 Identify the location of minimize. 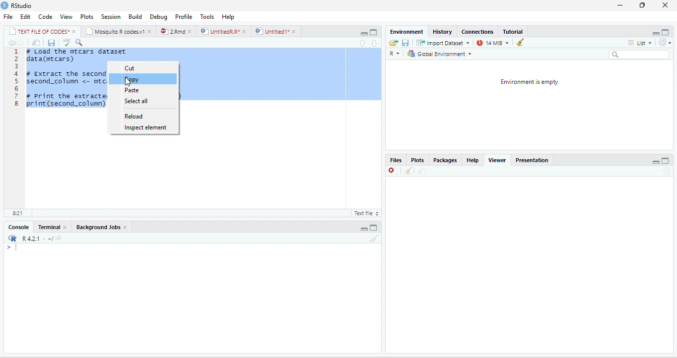
(620, 6).